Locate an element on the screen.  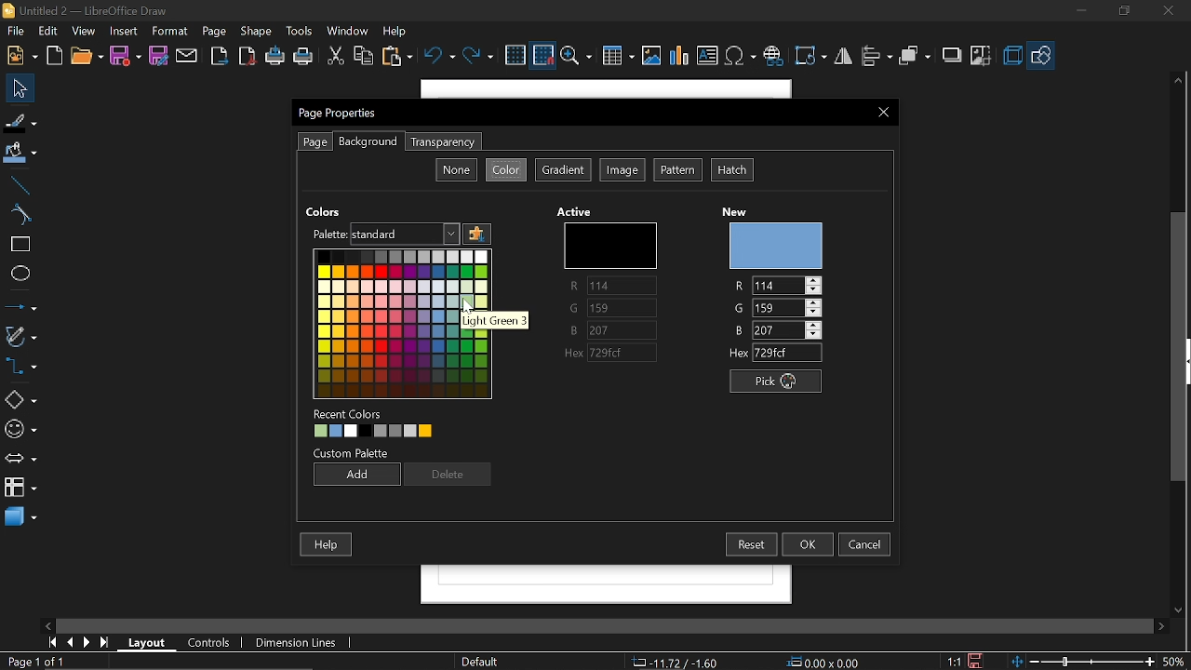
Redo is located at coordinates (478, 58).